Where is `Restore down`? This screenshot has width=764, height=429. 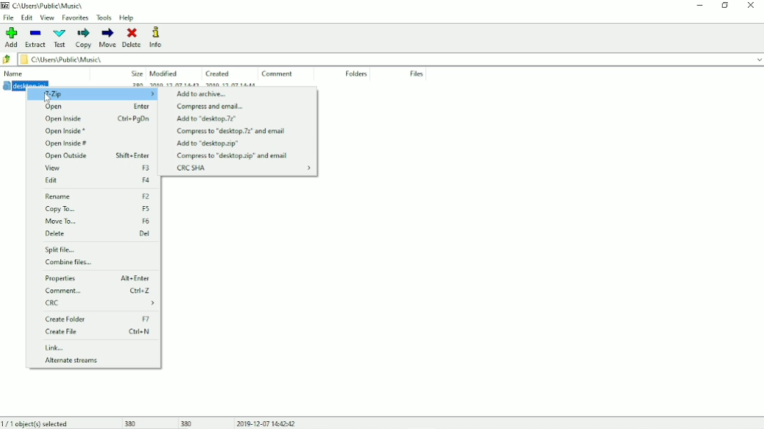 Restore down is located at coordinates (724, 6).